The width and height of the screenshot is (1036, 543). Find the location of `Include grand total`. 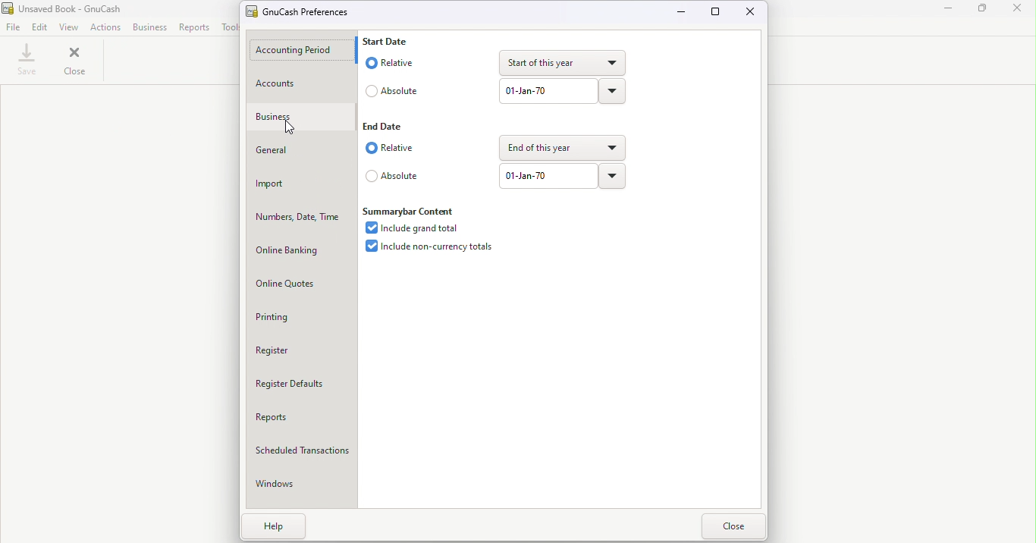

Include grand total is located at coordinates (421, 229).